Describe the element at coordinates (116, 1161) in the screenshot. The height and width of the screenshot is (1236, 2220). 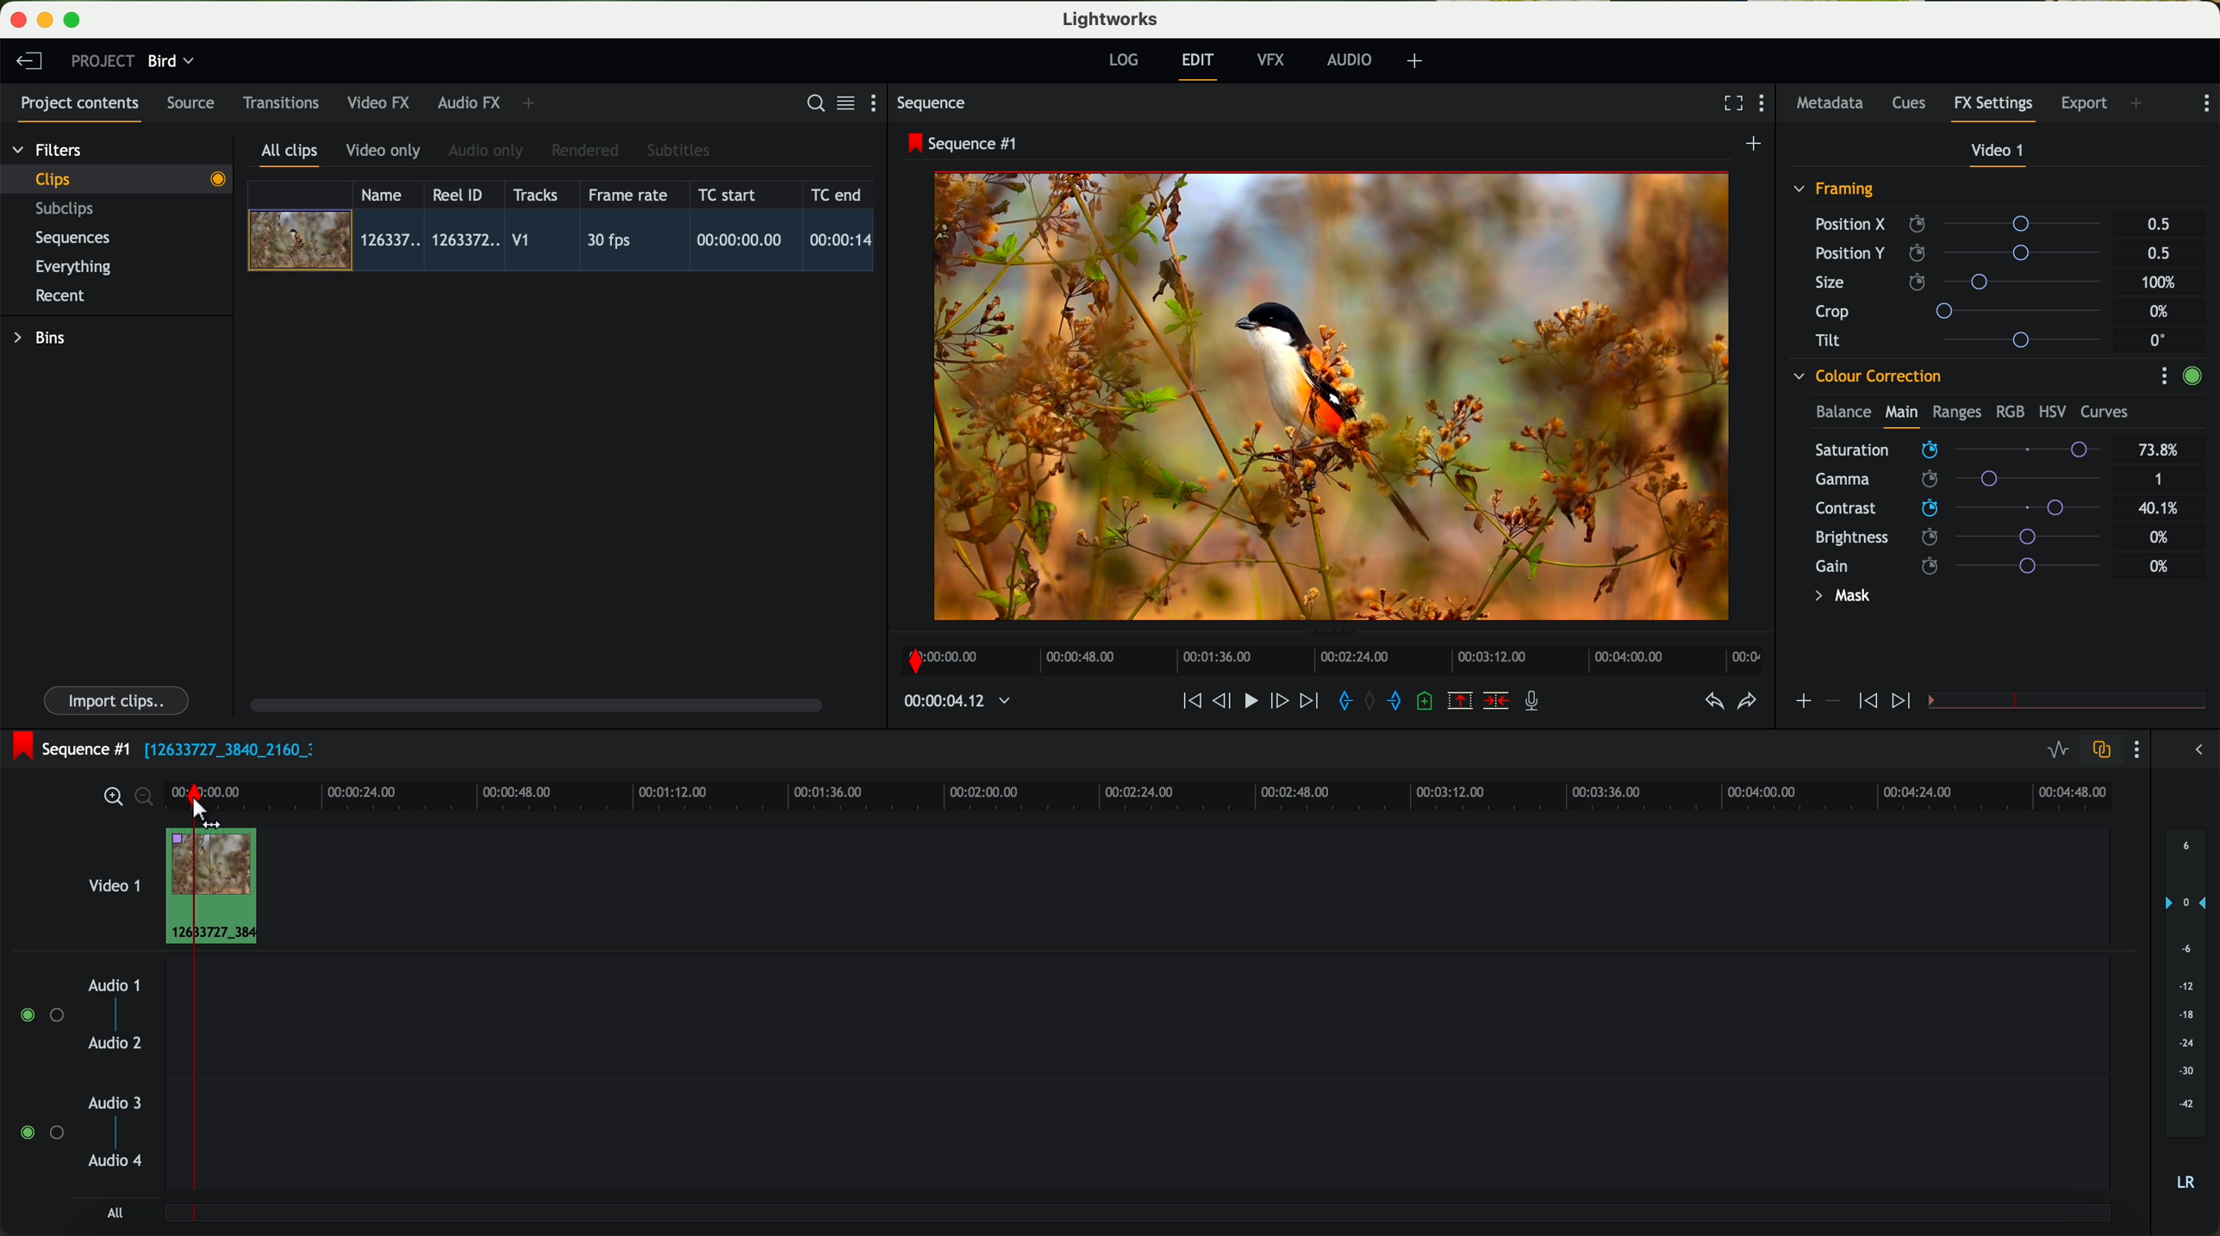
I see `audio 4` at that location.